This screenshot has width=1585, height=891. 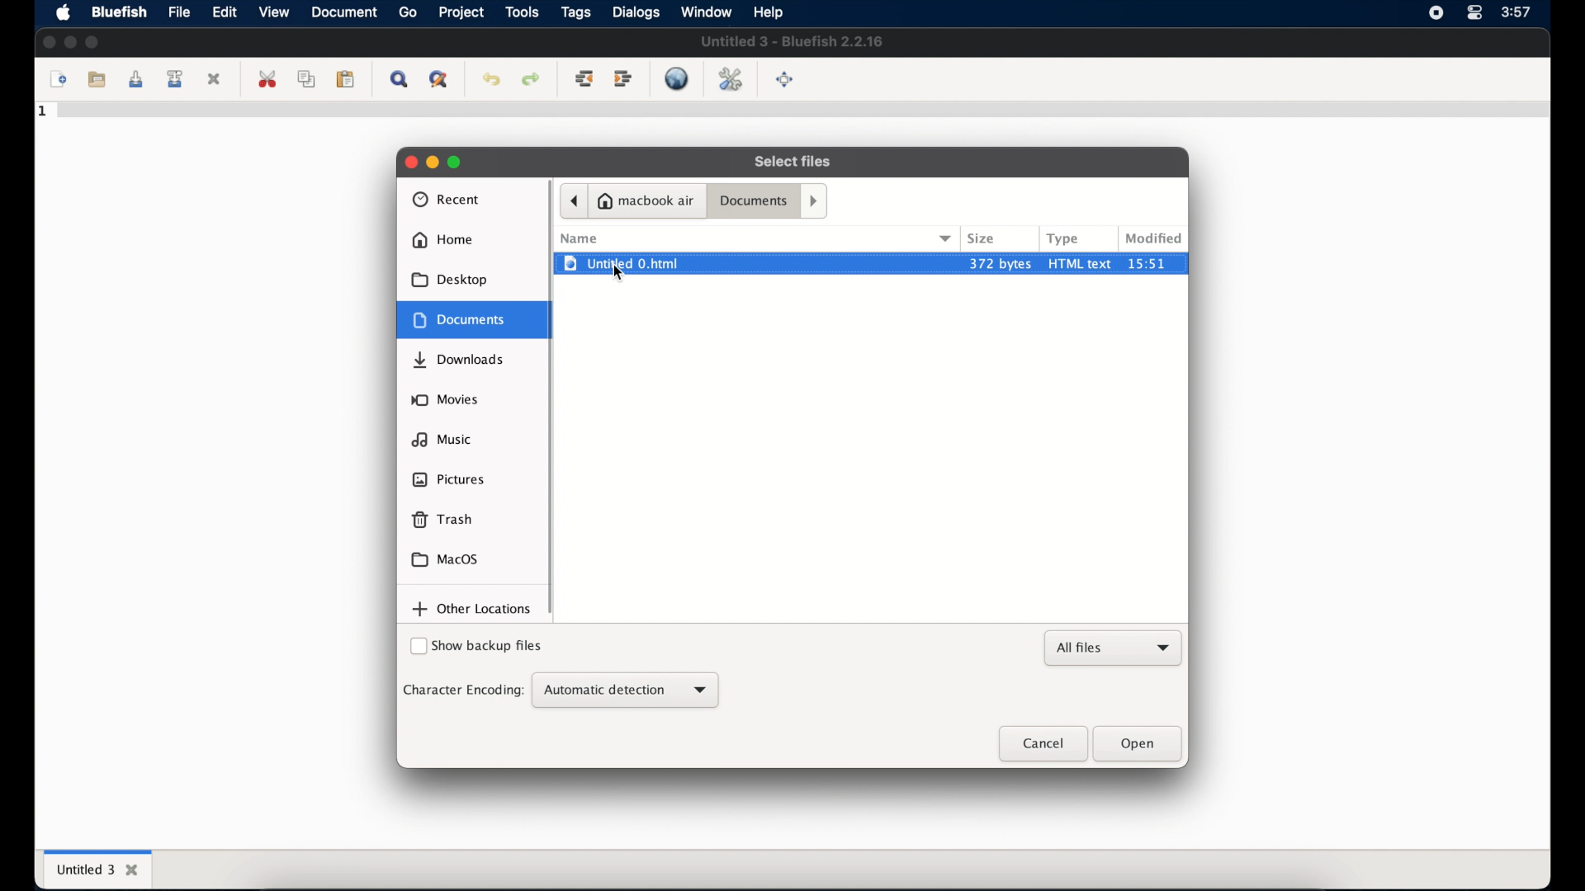 I want to click on desktop, so click(x=451, y=280).